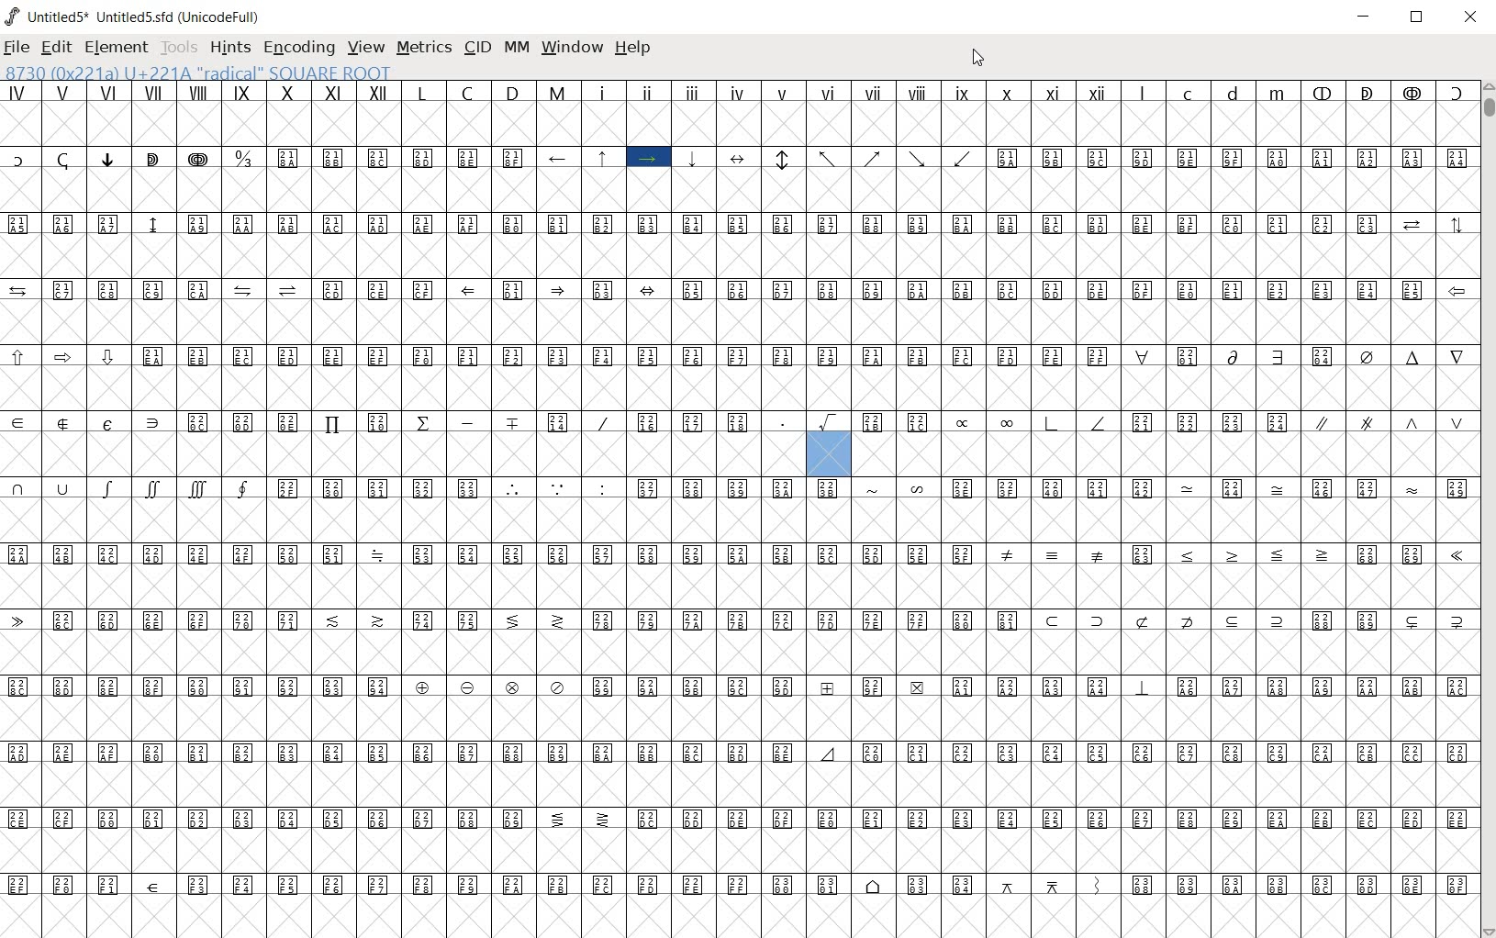  Describe the element at coordinates (1471, 17) in the screenshot. I see `CLOSE` at that location.